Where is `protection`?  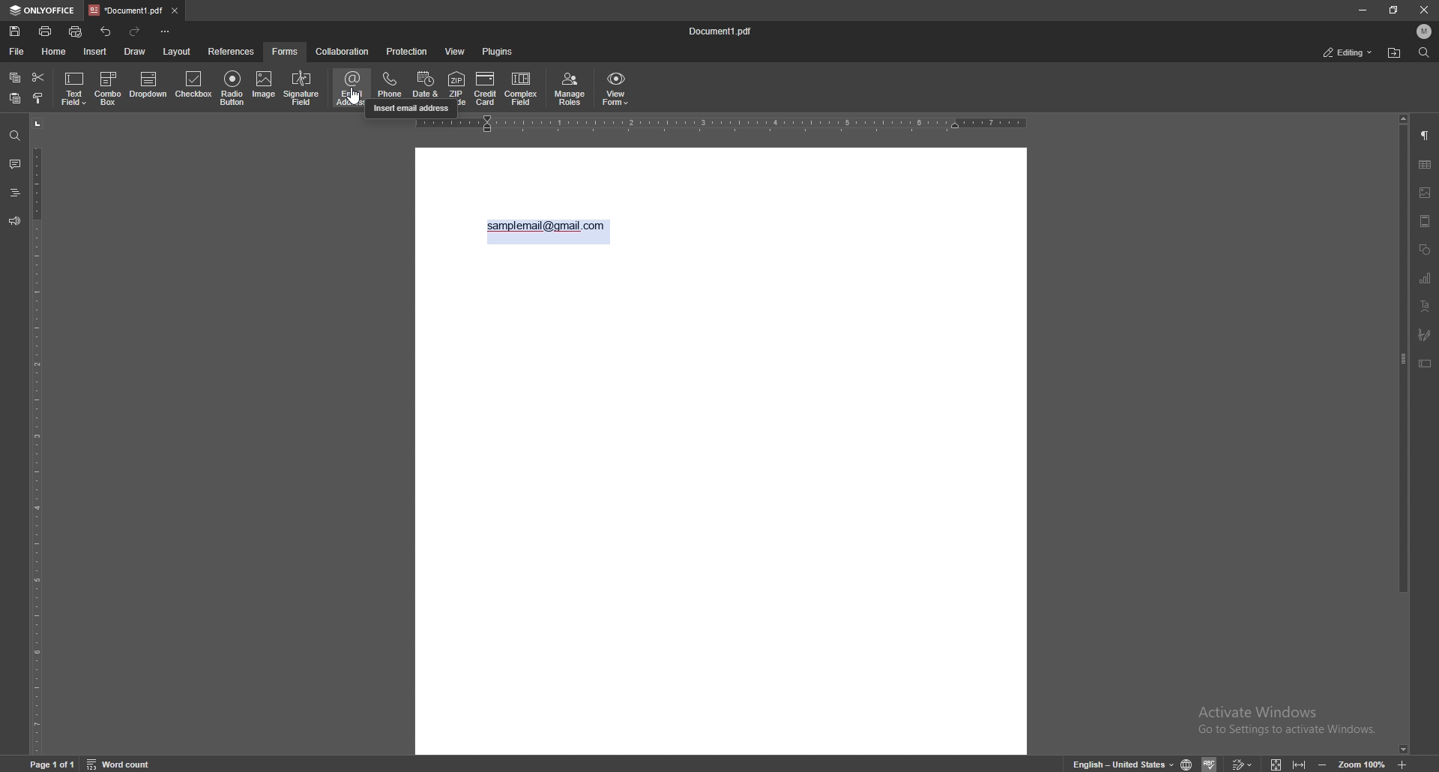 protection is located at coordinates (408, 51).